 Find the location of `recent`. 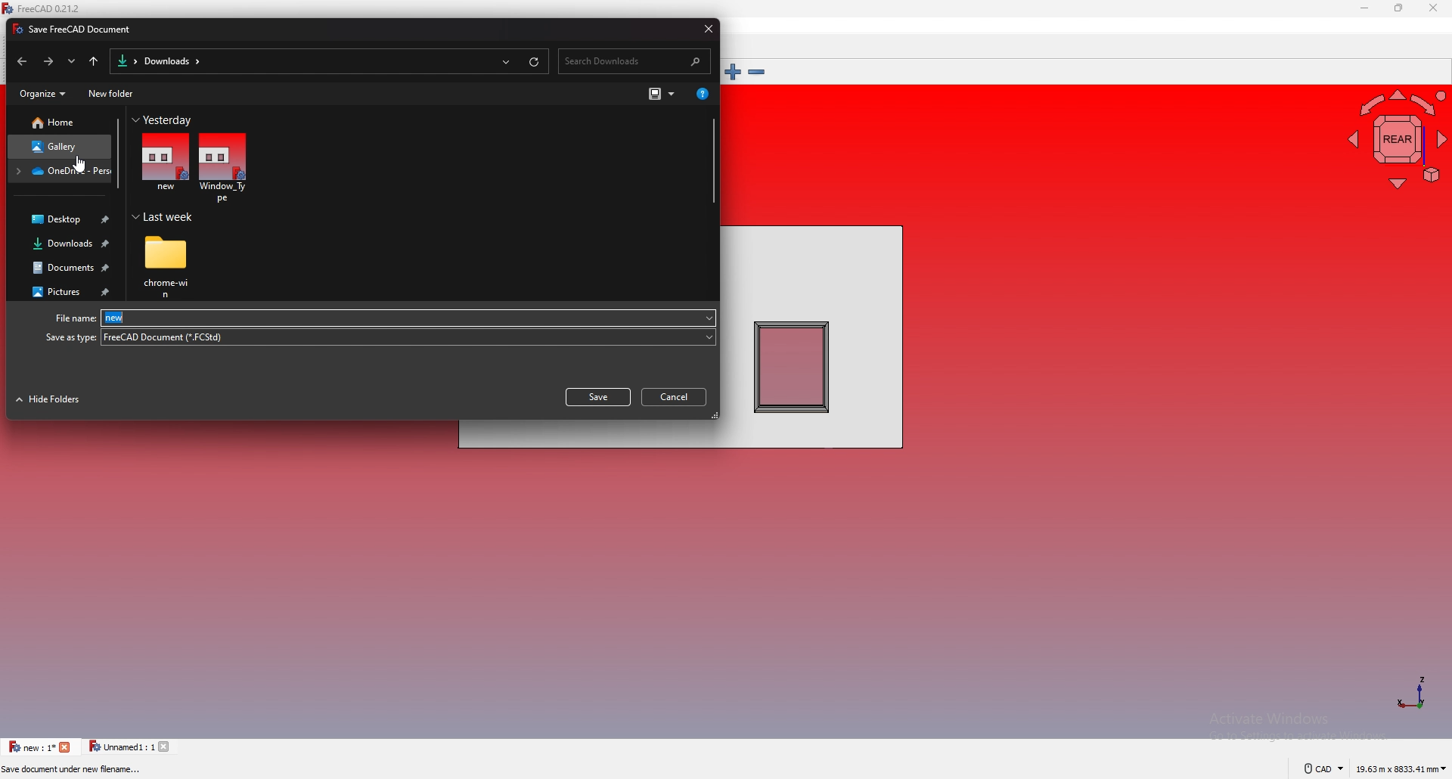

recent is located at coordinates (504, 62).